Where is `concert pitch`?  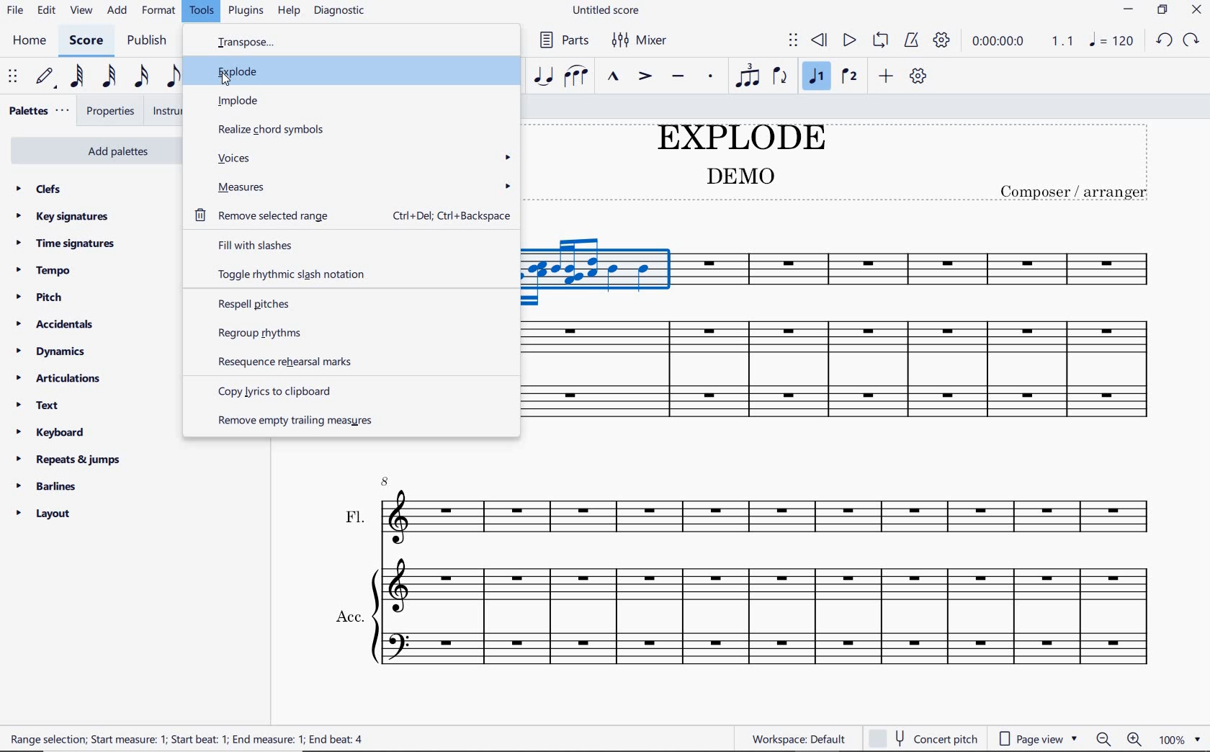 concert pitch is located at coordinates (925, 735).